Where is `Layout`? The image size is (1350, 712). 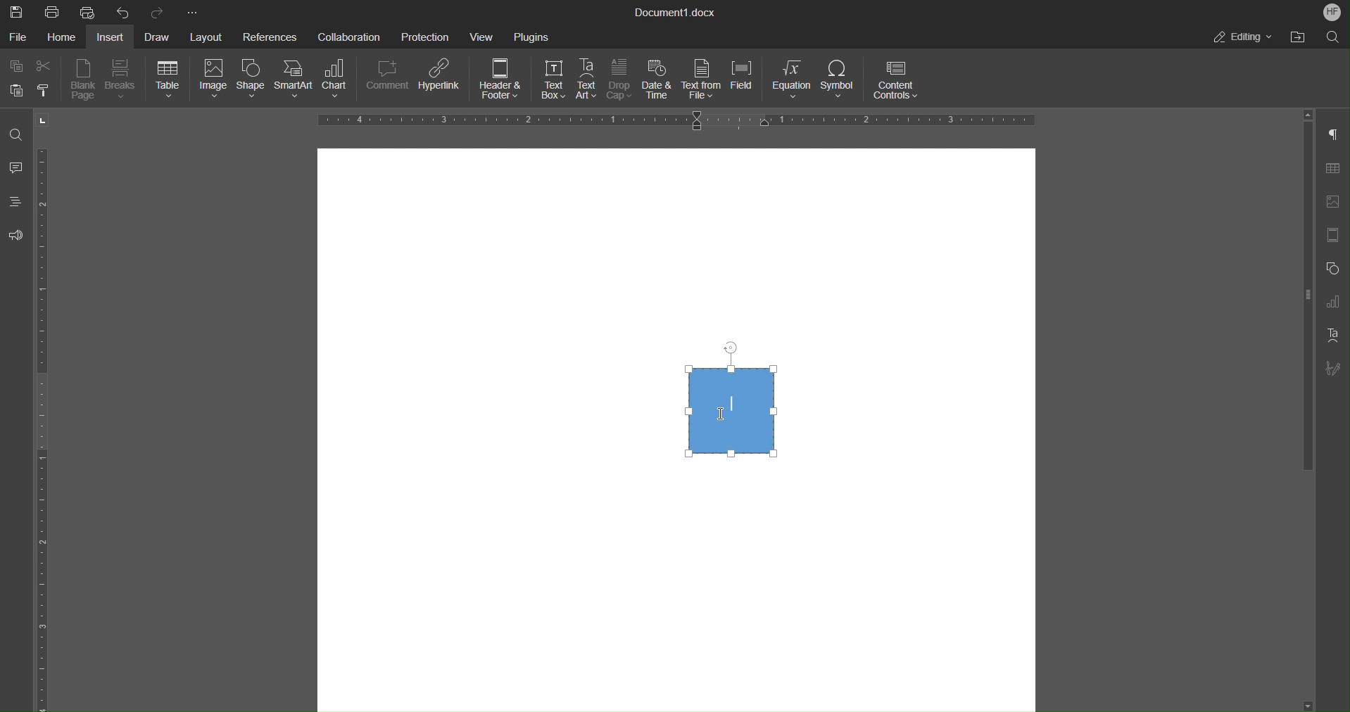
Layout is located at coordinates (208, 35).